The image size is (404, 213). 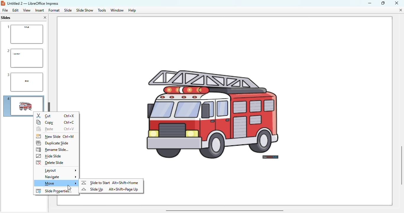 What do you see at coordinates (228, 97) in the screenshot?
I see `image` at bounding box center [228, 97].